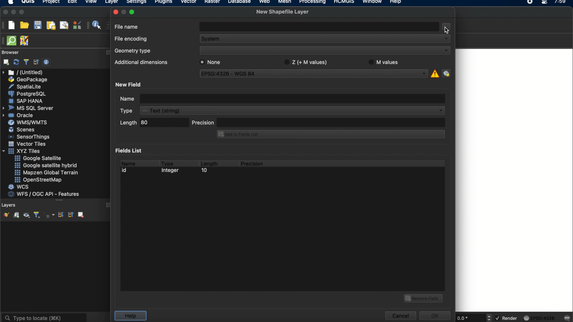 The width and height of the screenshot is (573, 322). I want to click on open the layer, so click(5, 215).